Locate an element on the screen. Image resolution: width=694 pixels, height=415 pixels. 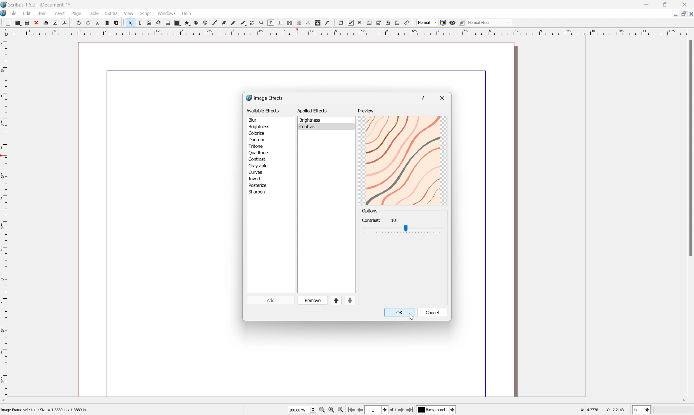
Copy item properties is located at coordinates (319, 23).